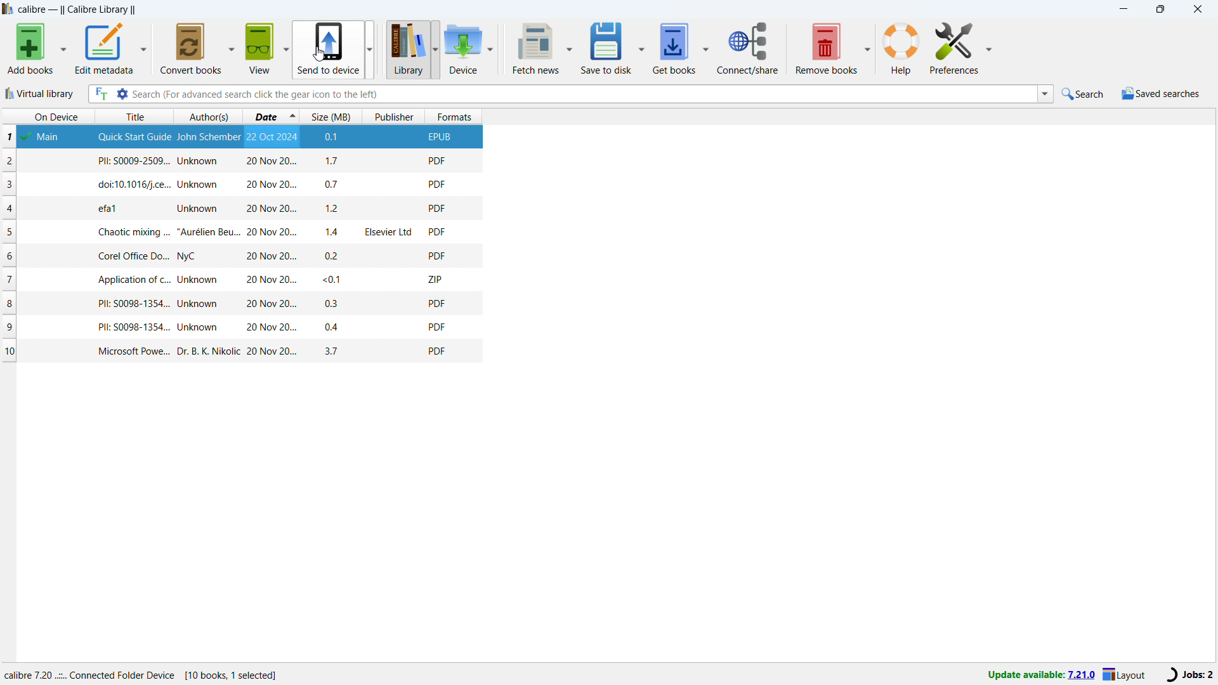 This screenshot has height=685, width=1218. What do you see at coordinates (284, 138) in the screenshot?
I see `selected book` at bounding box center [284, 138].